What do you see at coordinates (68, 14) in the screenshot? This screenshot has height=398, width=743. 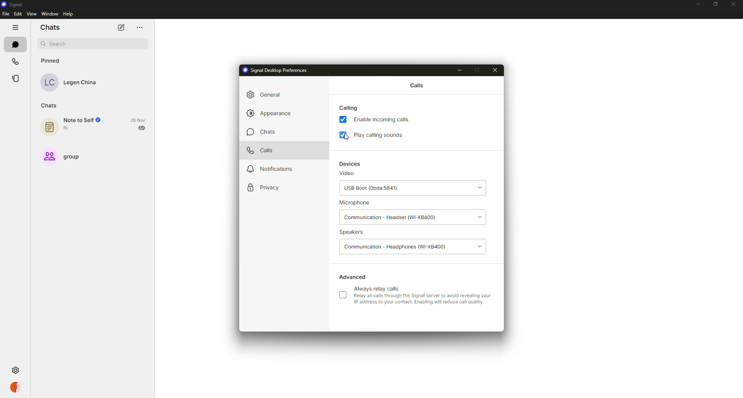 I see `help` at bounding box center [68, 14].